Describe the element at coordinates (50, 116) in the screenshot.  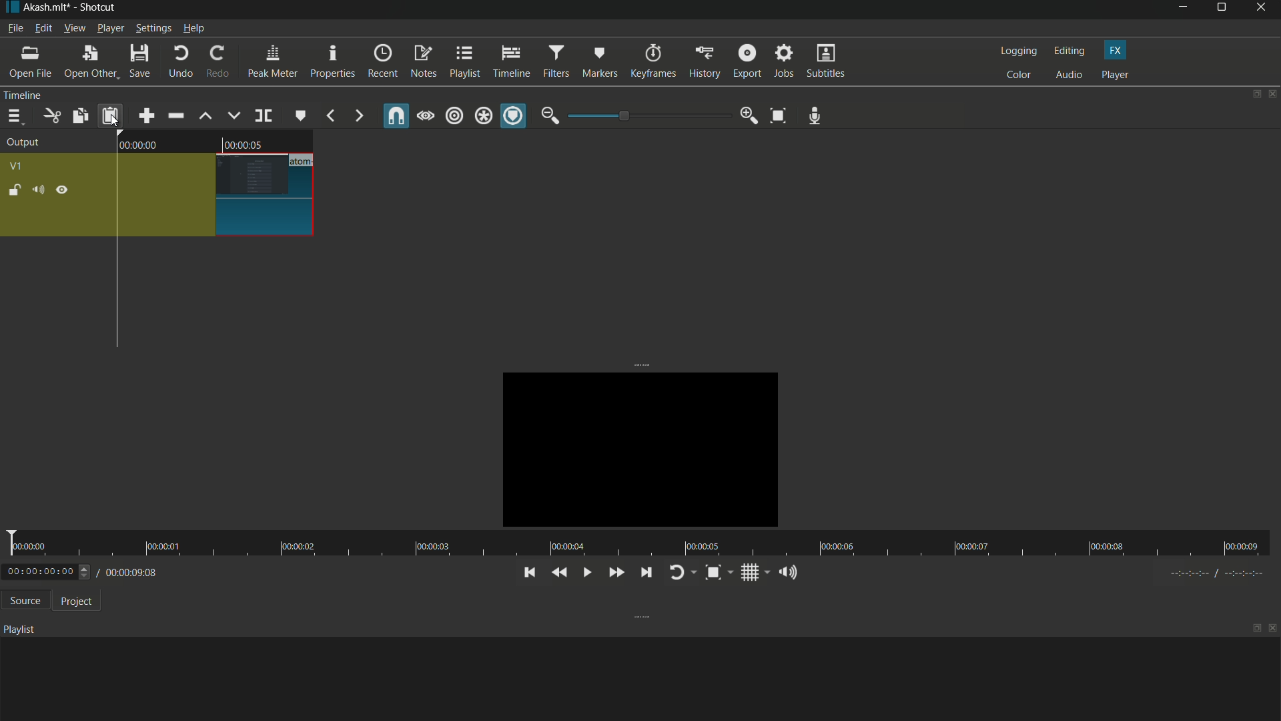
I see `cut` at that location.